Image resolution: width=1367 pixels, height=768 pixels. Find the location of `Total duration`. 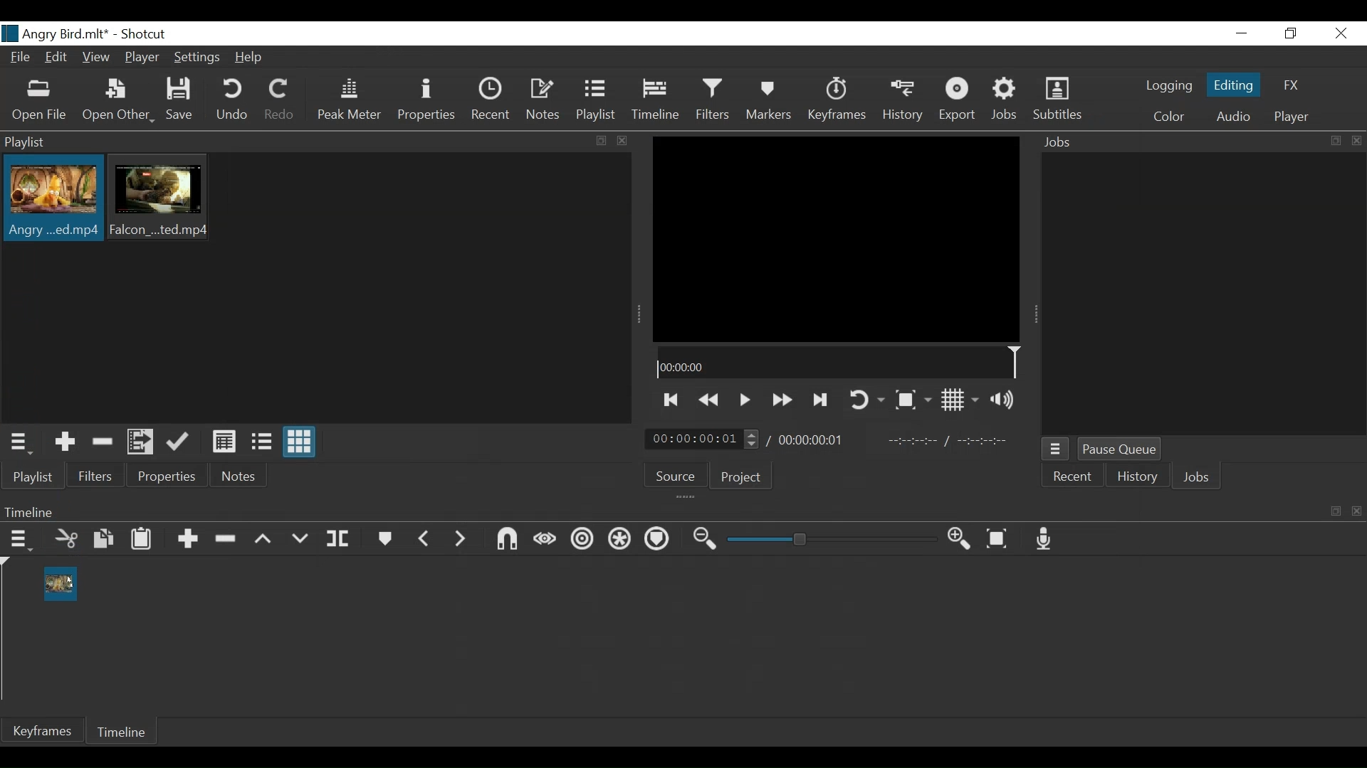

Total duration is located at coordinates (812, 439).